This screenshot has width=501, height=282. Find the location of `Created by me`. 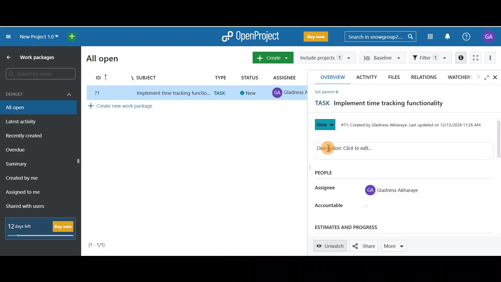

Created by me is located at coordinates (29, 176).